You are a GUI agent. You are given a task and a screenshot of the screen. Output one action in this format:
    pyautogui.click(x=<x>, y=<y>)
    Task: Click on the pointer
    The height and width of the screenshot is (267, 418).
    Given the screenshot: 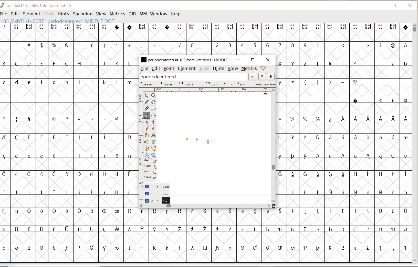 What is the action you would take?
    pyautogui.click(x=147, y=96)
    